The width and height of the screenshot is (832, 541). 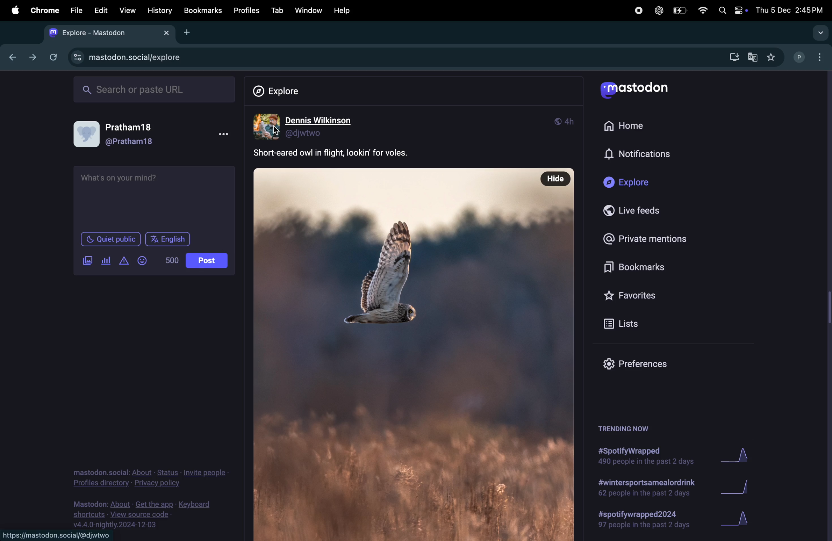 I want to click on dennis wilson, so click(x=308, y=125).